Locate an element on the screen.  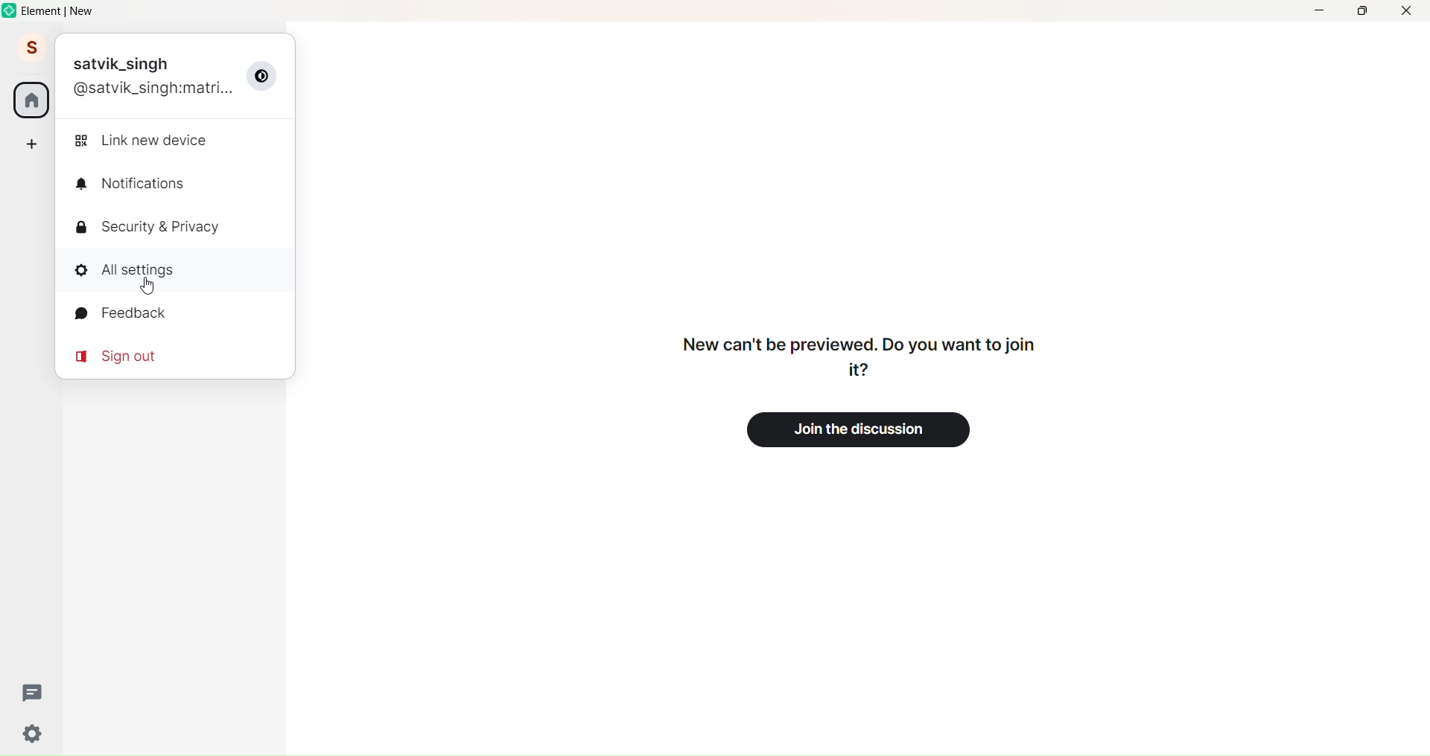
Darkmode is located at coordinates (265, 76).